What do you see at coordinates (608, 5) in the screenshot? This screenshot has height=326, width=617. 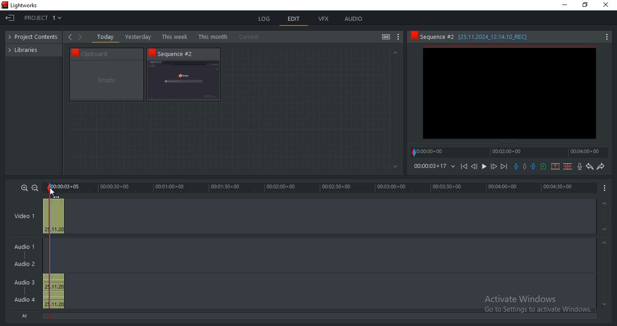 I see `Close` at bounding box center [608, 5].